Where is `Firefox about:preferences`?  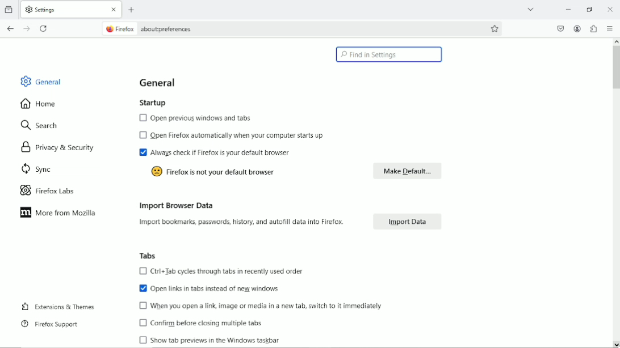 Firefox about:preferences is located at coordinates (150, 28).